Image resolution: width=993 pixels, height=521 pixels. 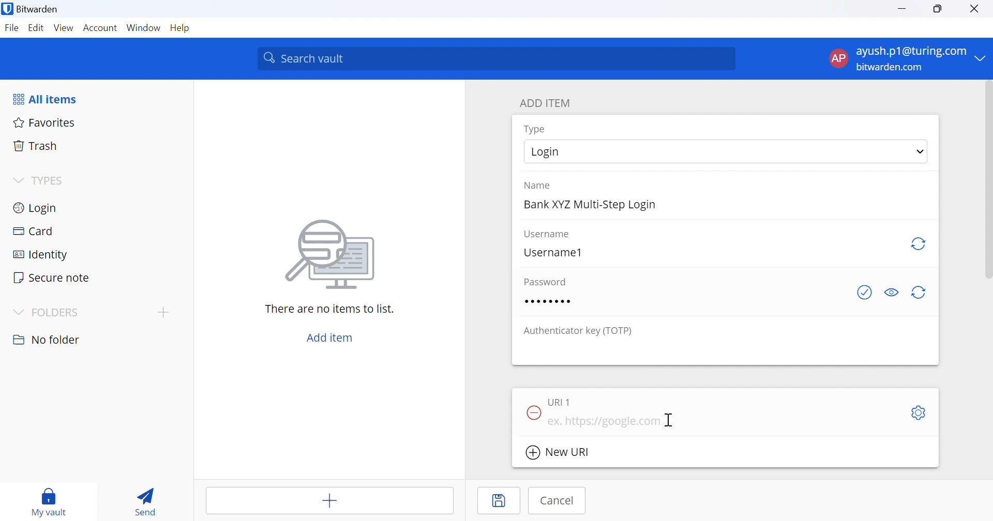 What do you see at coordinates (535, 129) in the screenshot?
I see `Type` at bounding box center [535, 129].